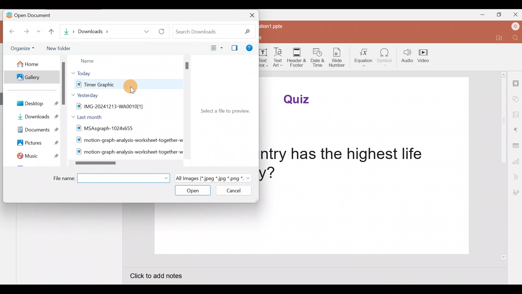 The image size is (522, 294). I want to click on Home, so click(33, 64).